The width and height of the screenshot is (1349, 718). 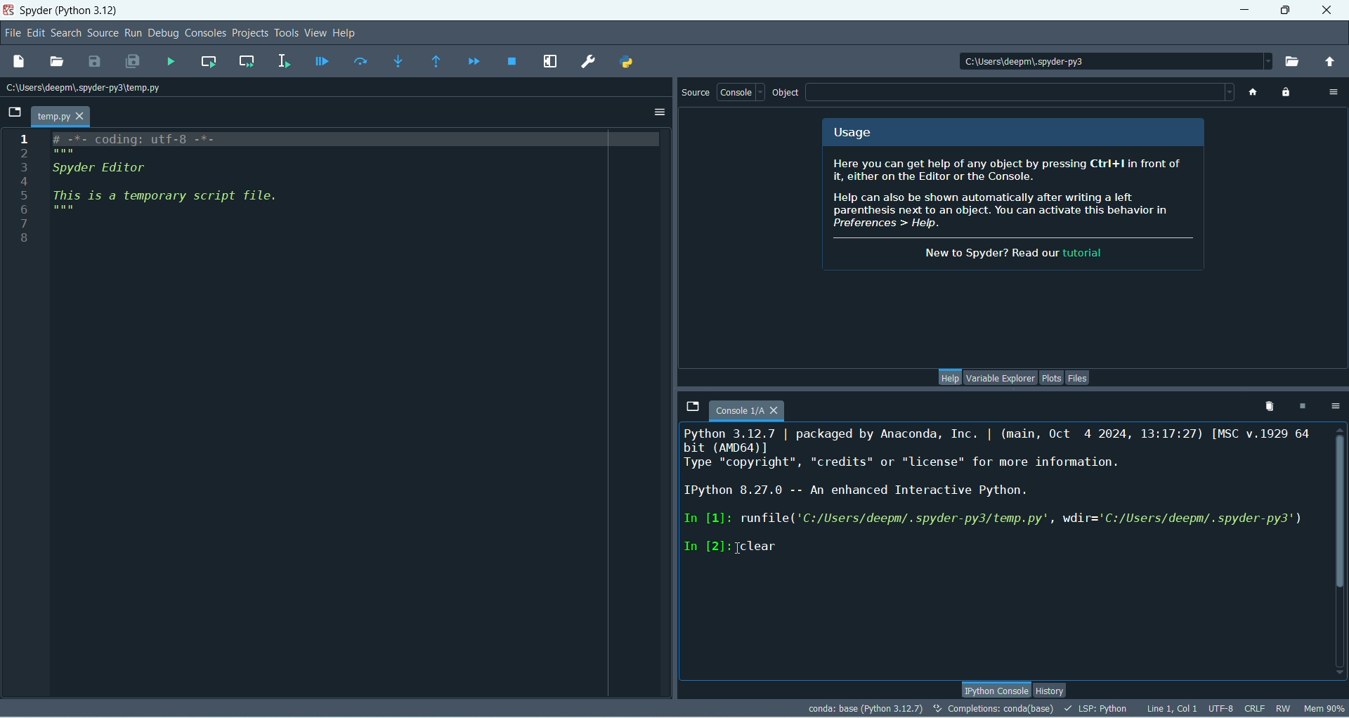 What do you see at coordinates (853, 135) in the screenshot?
I see `usage` at bounding box center [853, 135].